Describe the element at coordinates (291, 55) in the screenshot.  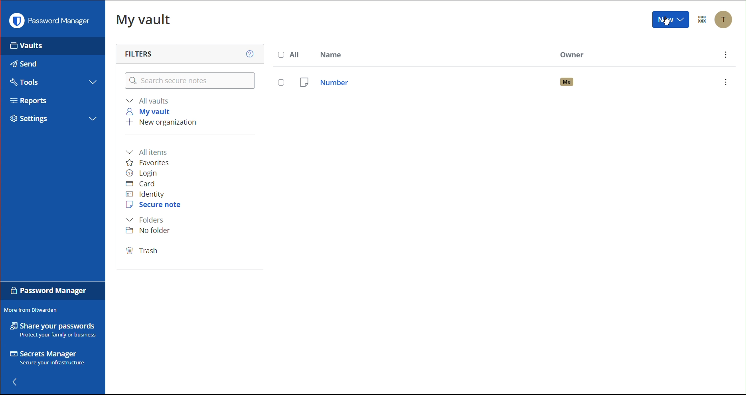
I see `All ` at that location.